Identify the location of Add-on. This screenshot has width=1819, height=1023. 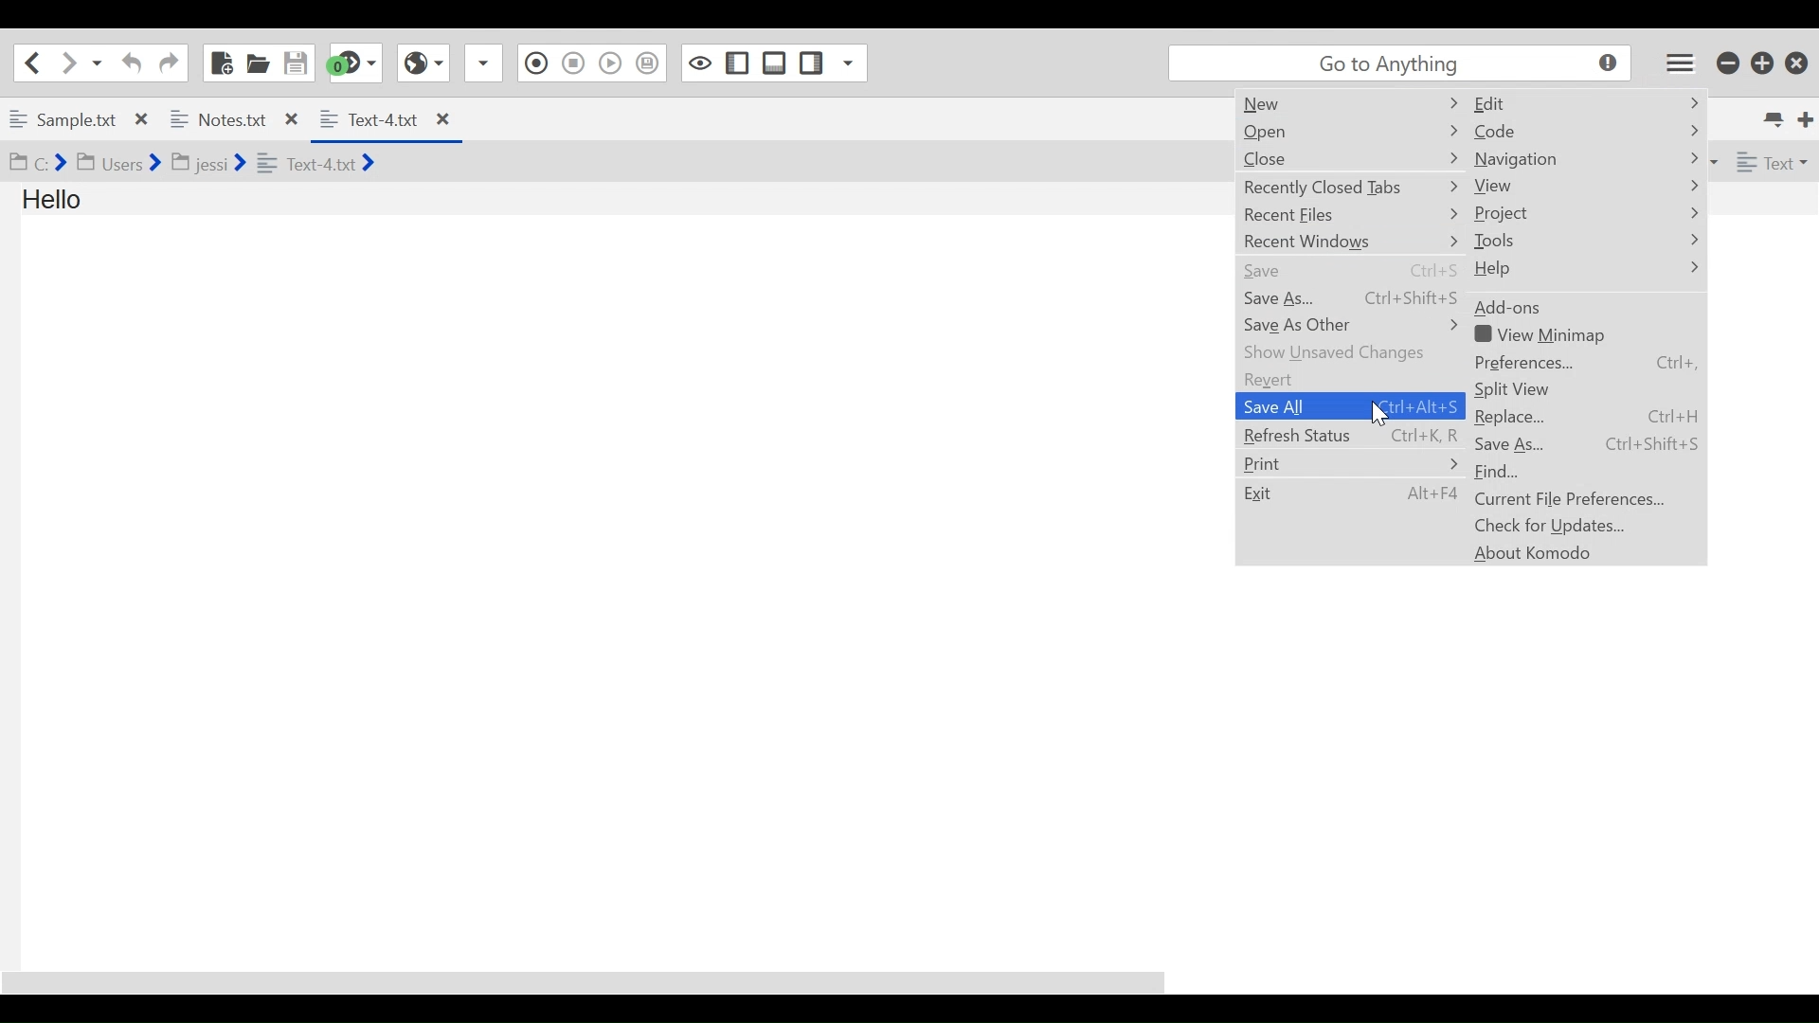
(1585, 308).